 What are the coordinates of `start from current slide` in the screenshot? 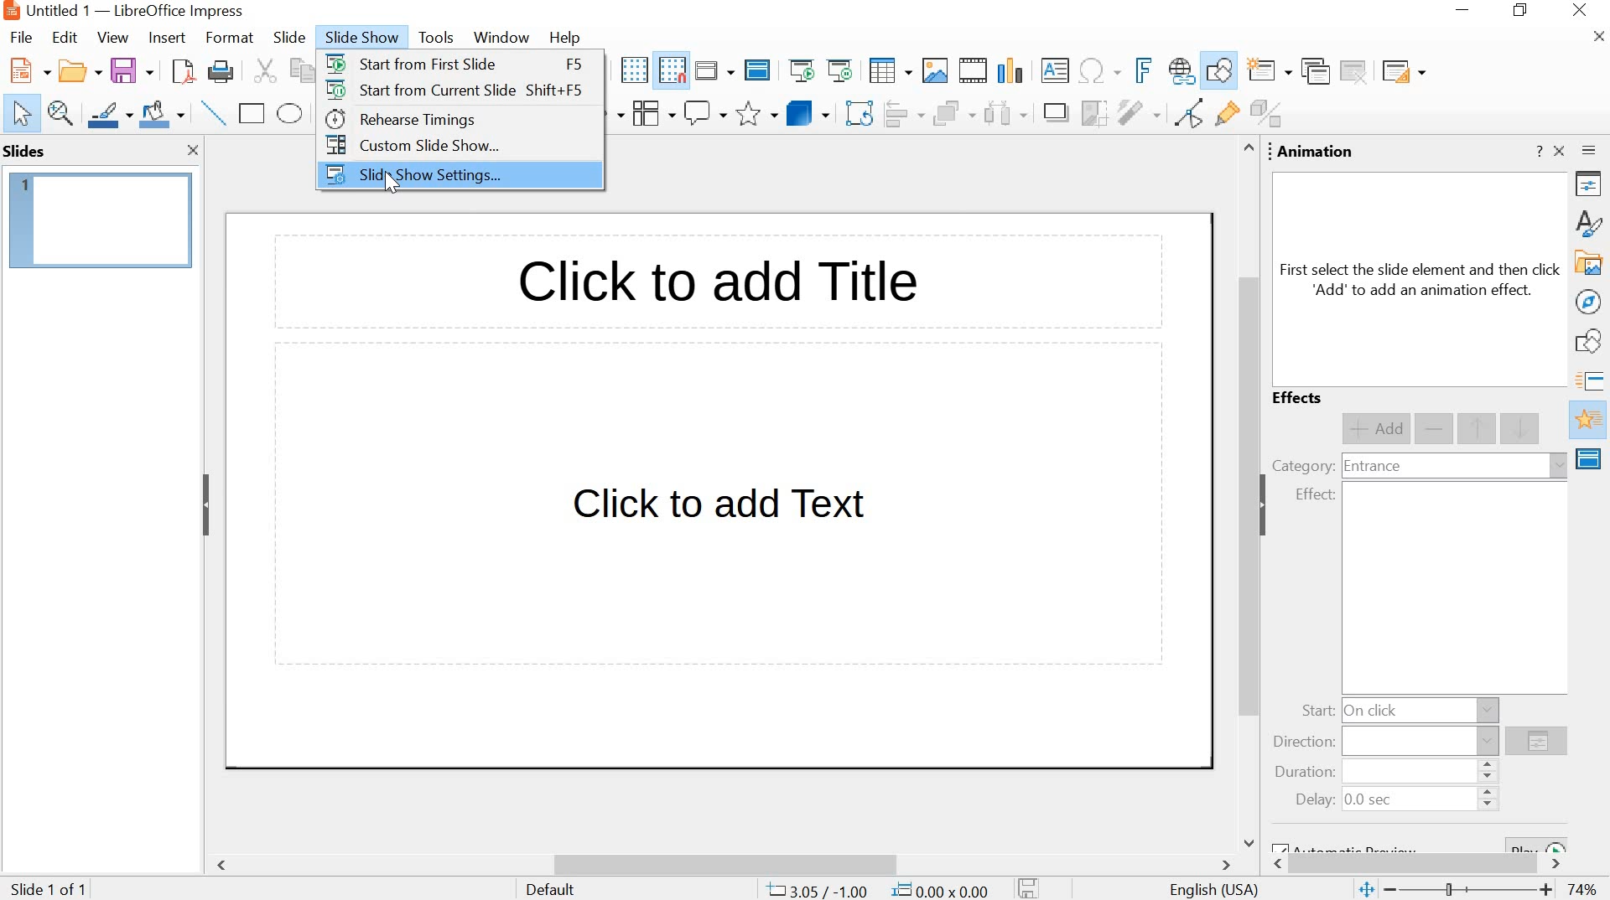 It's located at (420, 90).